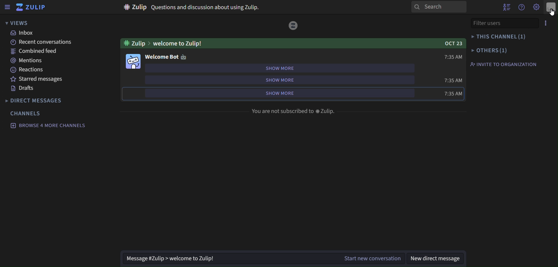 This screenshot has width=558, height=267. What do you see at coordinates (489, 51) in the screenshot?
I see `others(1)` at bounding box center [489, 51].